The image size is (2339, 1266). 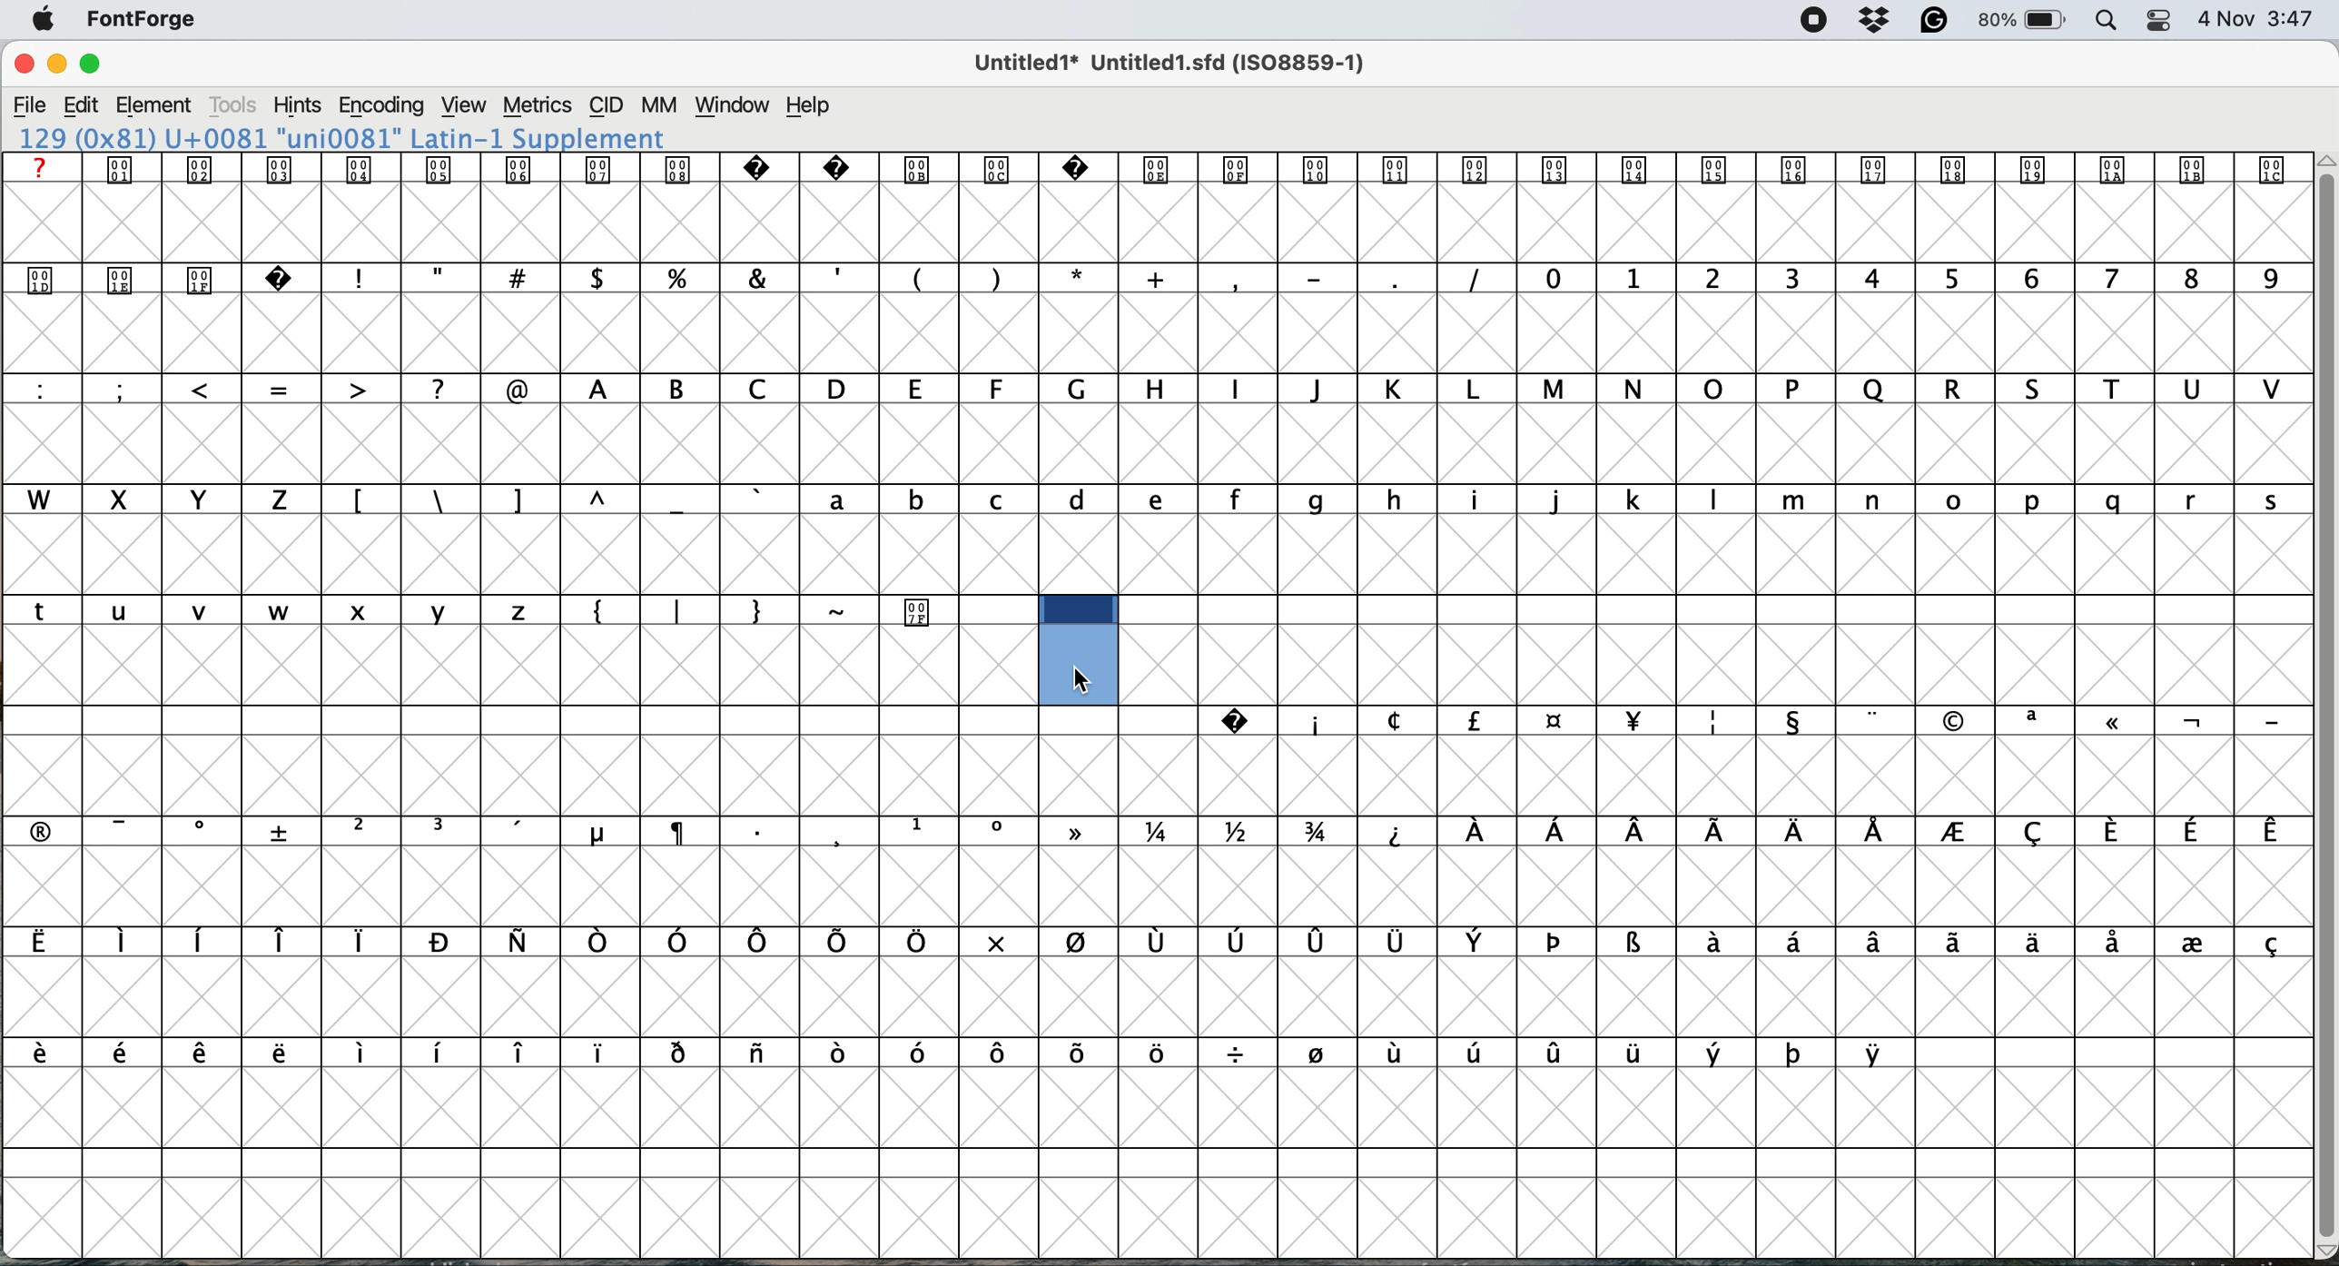 What do you see at coordinates (1157, 945) in the screenshot?
I see `Latin Extended-A – Uppercase & Lowercase Accented Letters` at bounding box center [1157, 945].